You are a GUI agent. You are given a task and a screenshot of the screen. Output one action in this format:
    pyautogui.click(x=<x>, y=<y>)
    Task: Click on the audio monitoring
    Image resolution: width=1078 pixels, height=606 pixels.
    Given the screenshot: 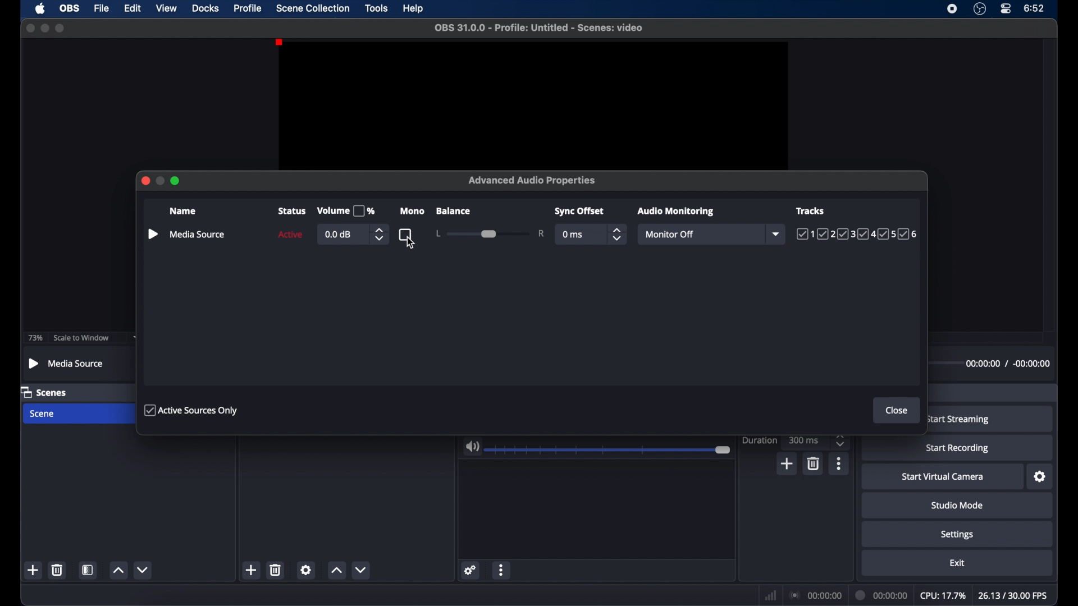 What is the action you would take?
    pyautogui.click(x=677, y=212)
    